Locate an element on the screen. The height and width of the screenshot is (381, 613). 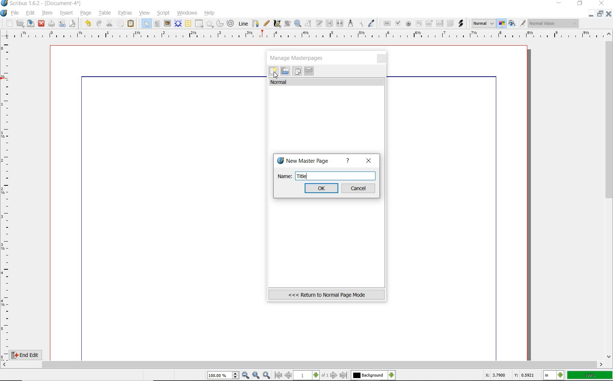
page is located at coordinates (86, 12).